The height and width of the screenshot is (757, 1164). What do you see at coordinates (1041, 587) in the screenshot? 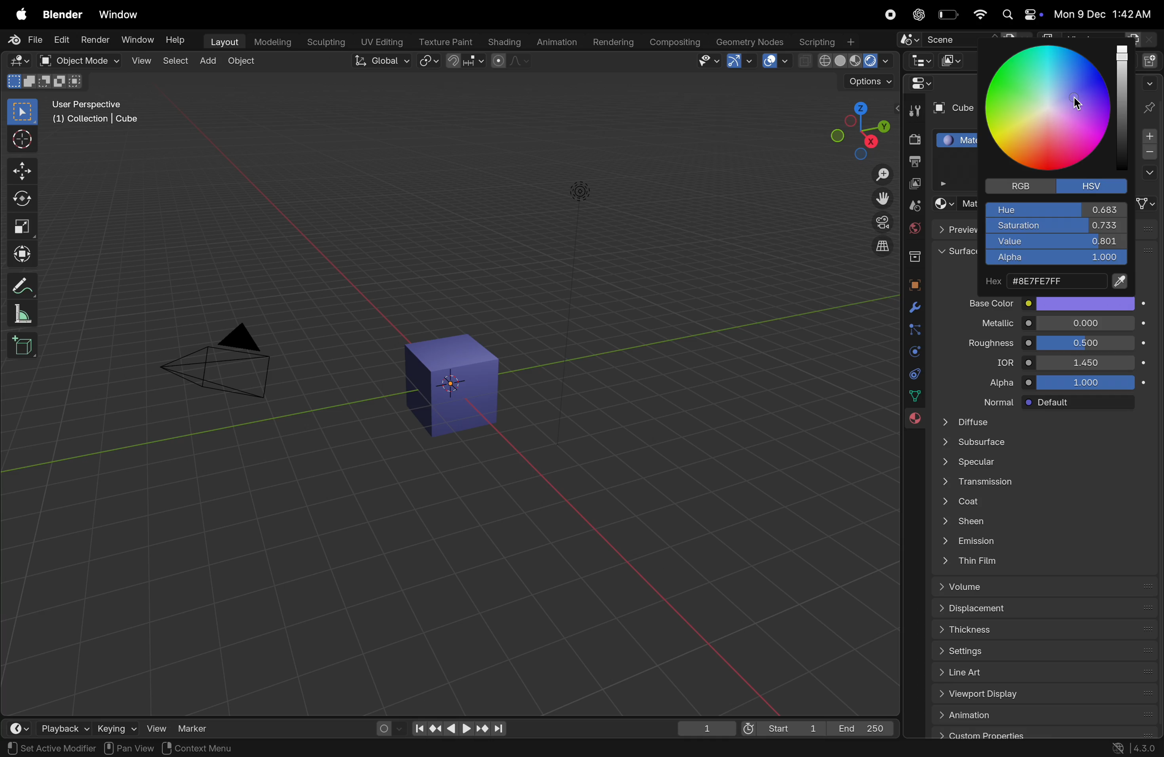
I see `volume` at bounding box center [1041, 587].